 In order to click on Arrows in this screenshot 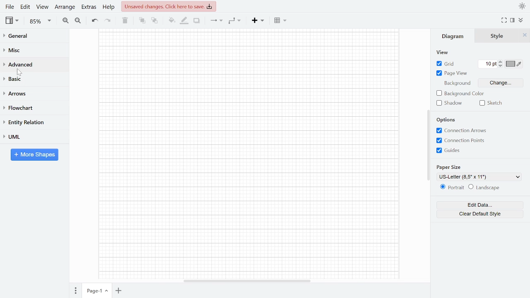, I will do `click(34, 93)`.